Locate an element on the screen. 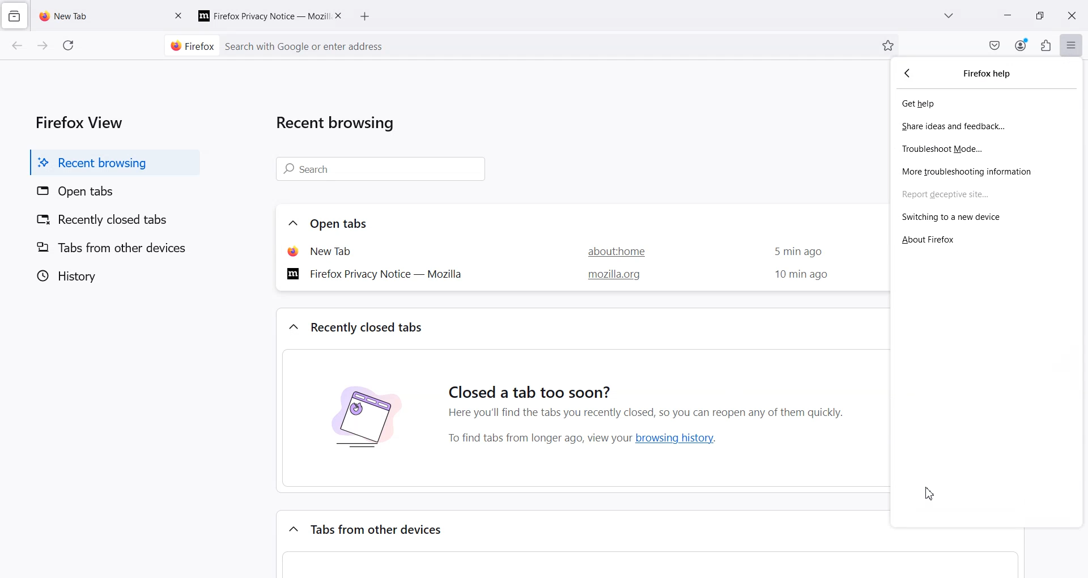 Image resolution: width=1088 pixels, height=578 pixels. Close Tab is located at coordinates (339, 15).